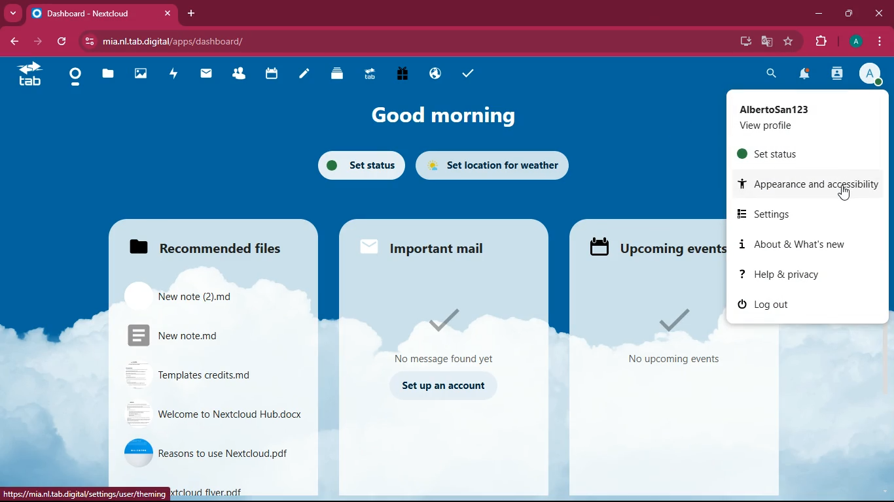 This screenshot has height=502, width=894. I want to click on pointing cursor, so click(844, 193).